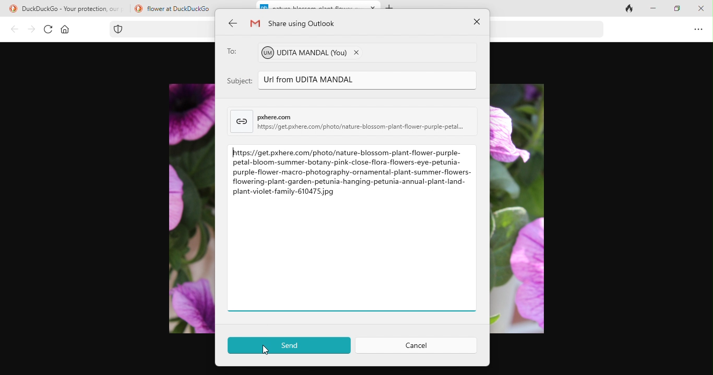 The width and height of the screenshot is (713, 375). I want to click on gmail logo, so click(256, 24).